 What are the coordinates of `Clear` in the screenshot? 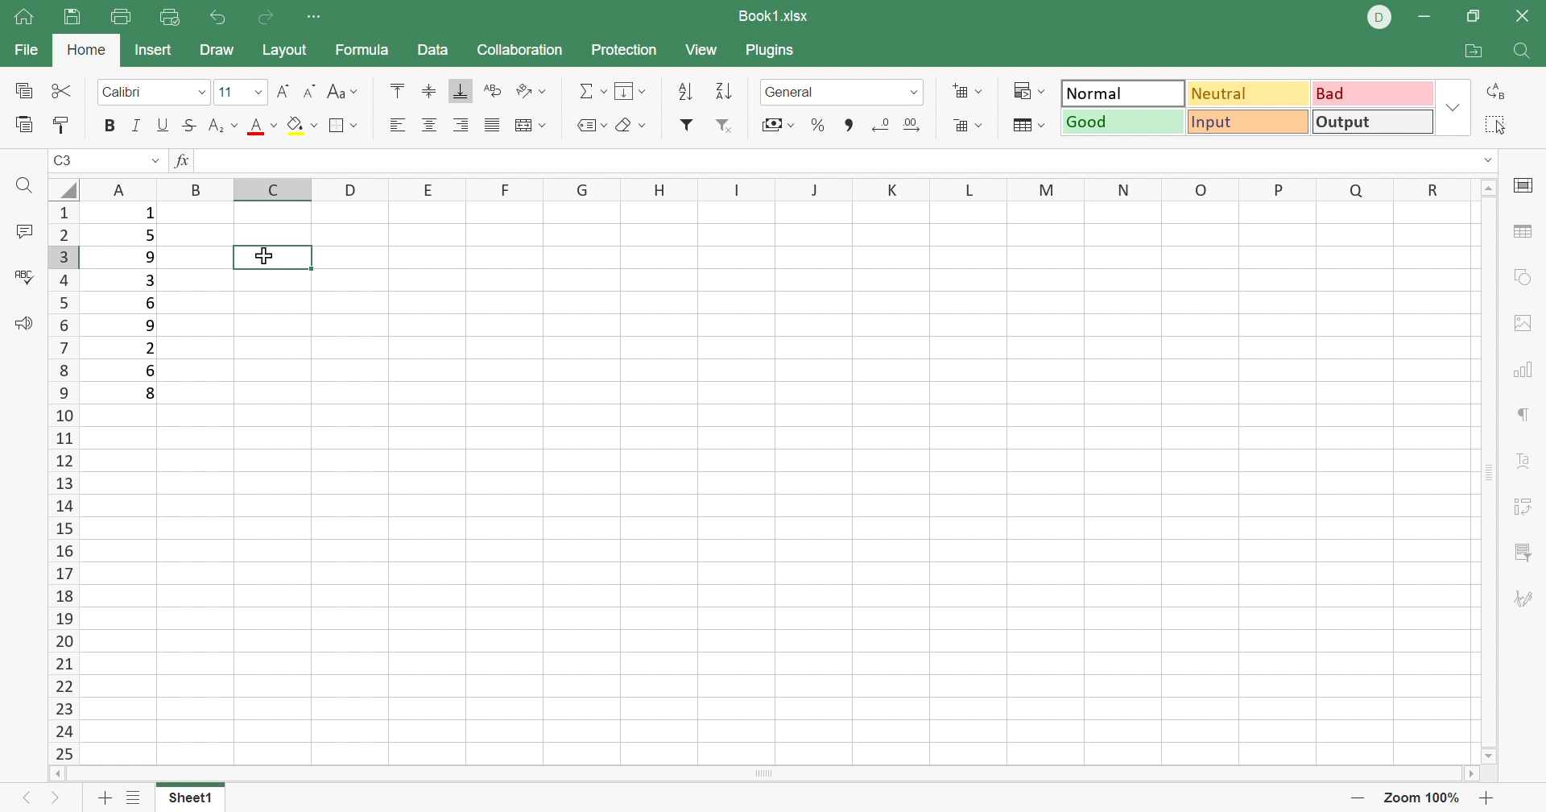 It's located at (631, 125).